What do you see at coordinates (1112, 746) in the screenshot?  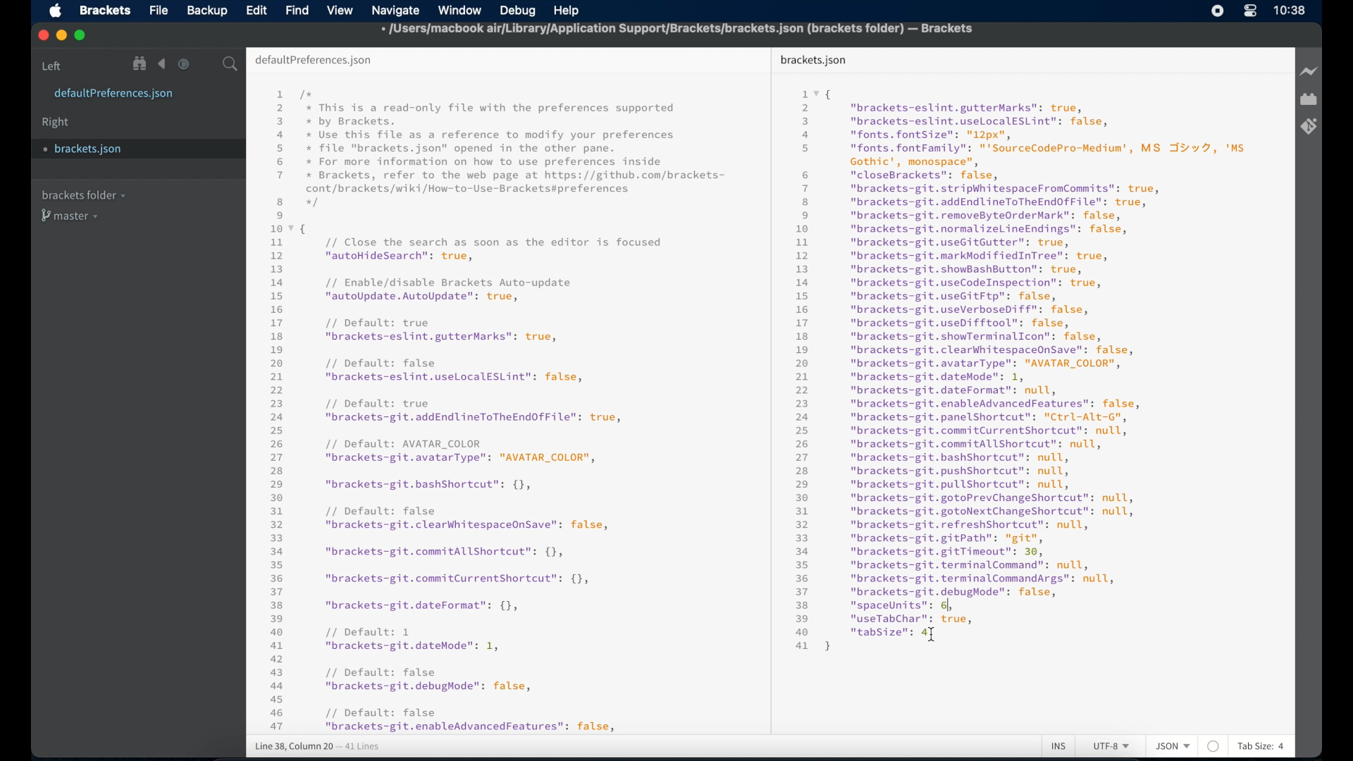 I see `utf-8` at bounding box center [1112, 746].